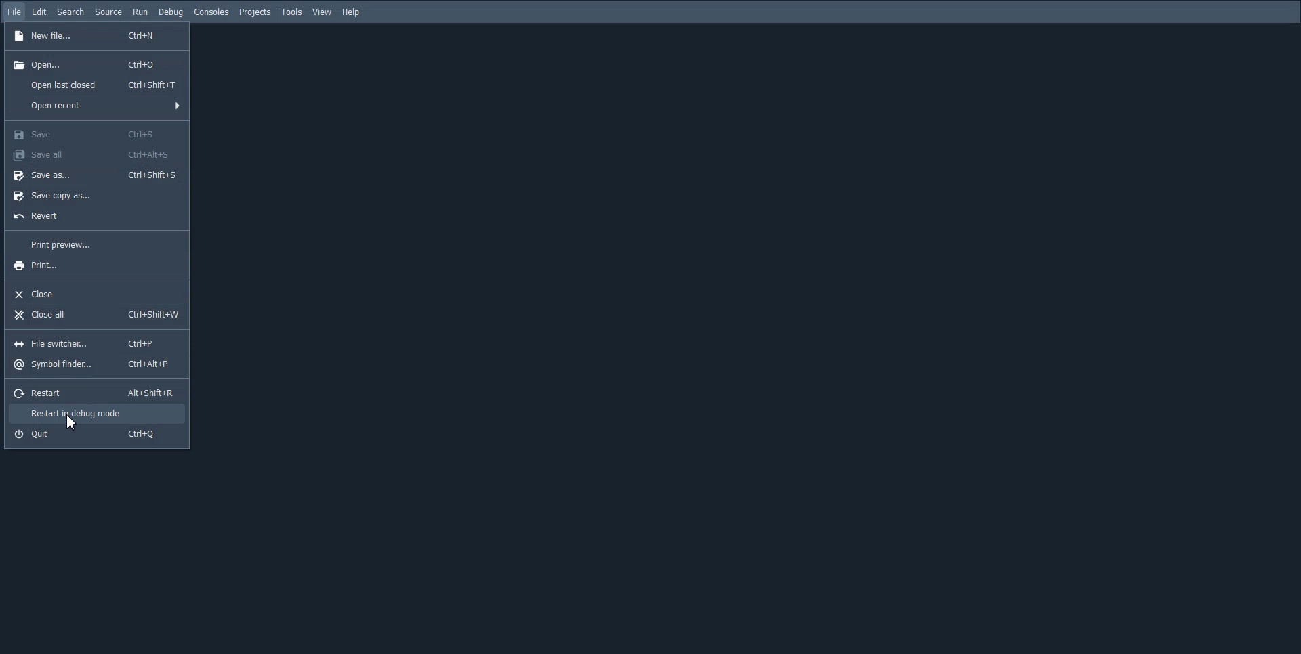 The width and height of the screenshot is (1301, 654). Describe the element at coordinates (94, 216) in the screenshot. I see `Revert` at that location.